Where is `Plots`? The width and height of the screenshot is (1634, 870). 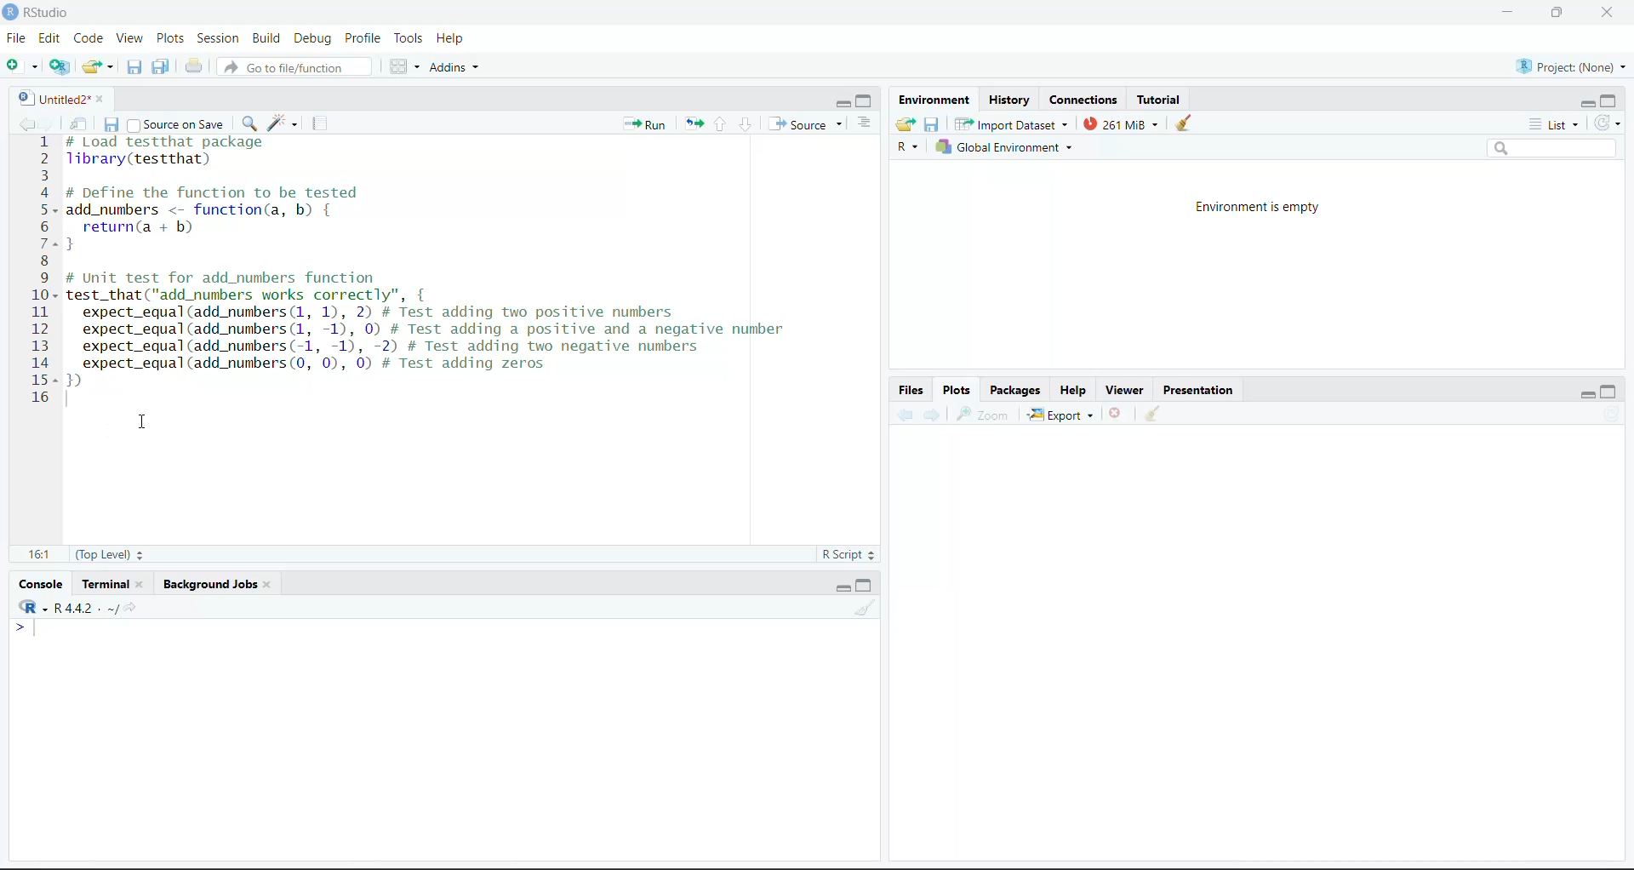 Plots is located at coordinates (170, 37).